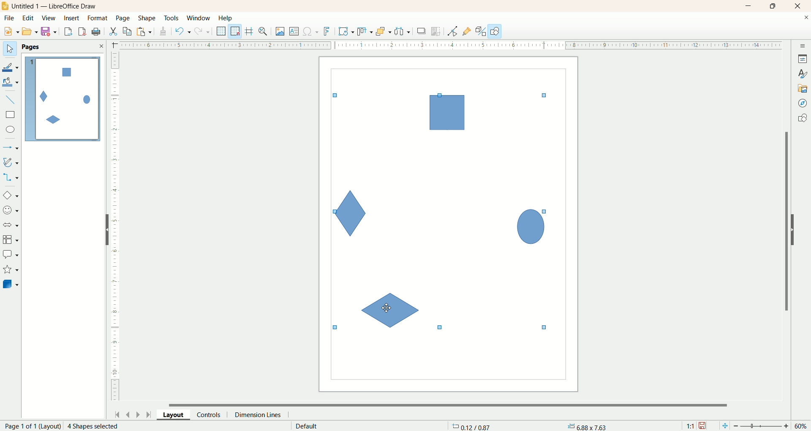 This screenshot has height=431, width=811. Describe the element at coordinates (128, 31) in the screenshot. I see `copy` at that location.